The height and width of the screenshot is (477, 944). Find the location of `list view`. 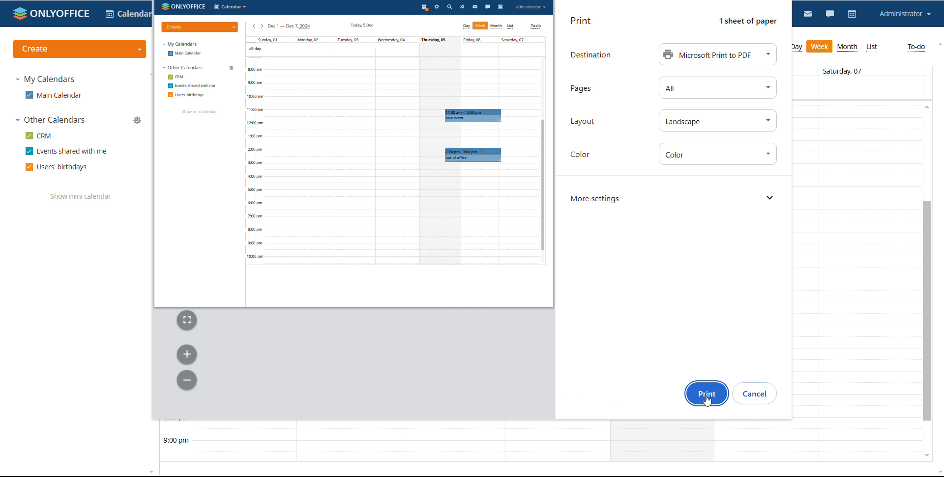

list view is located at coordinates (872, 48).